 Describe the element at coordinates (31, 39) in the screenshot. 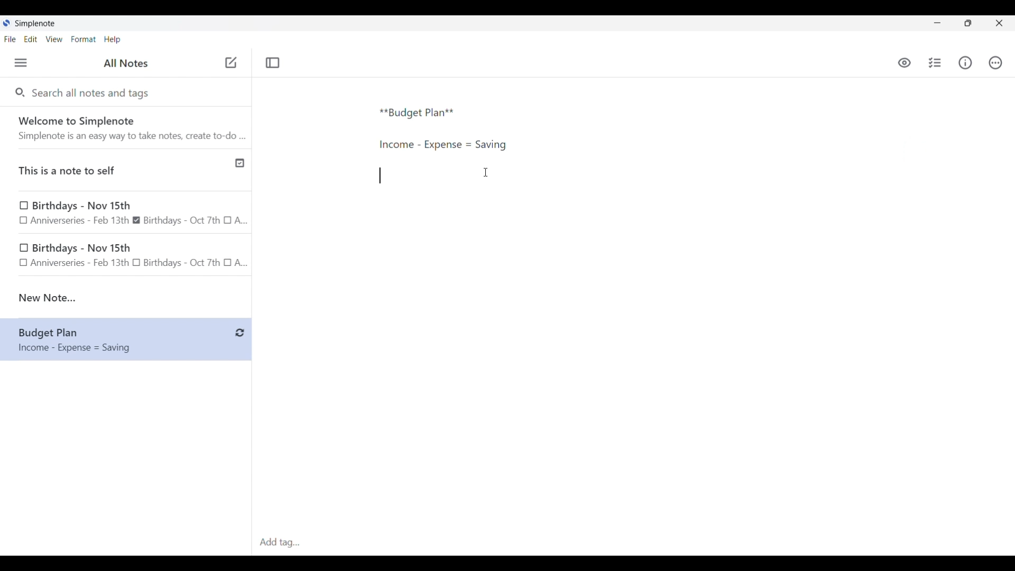

I see `Edit menu` at that location.